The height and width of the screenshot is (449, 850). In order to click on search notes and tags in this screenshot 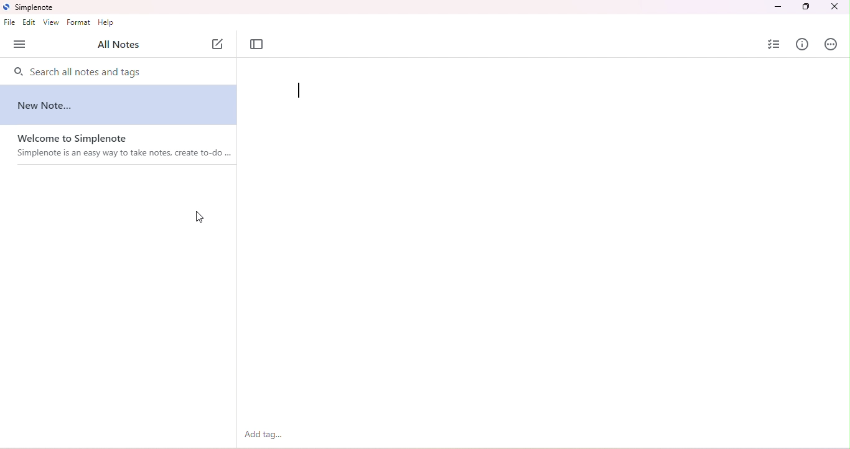, I will do `click(118, 73)`.